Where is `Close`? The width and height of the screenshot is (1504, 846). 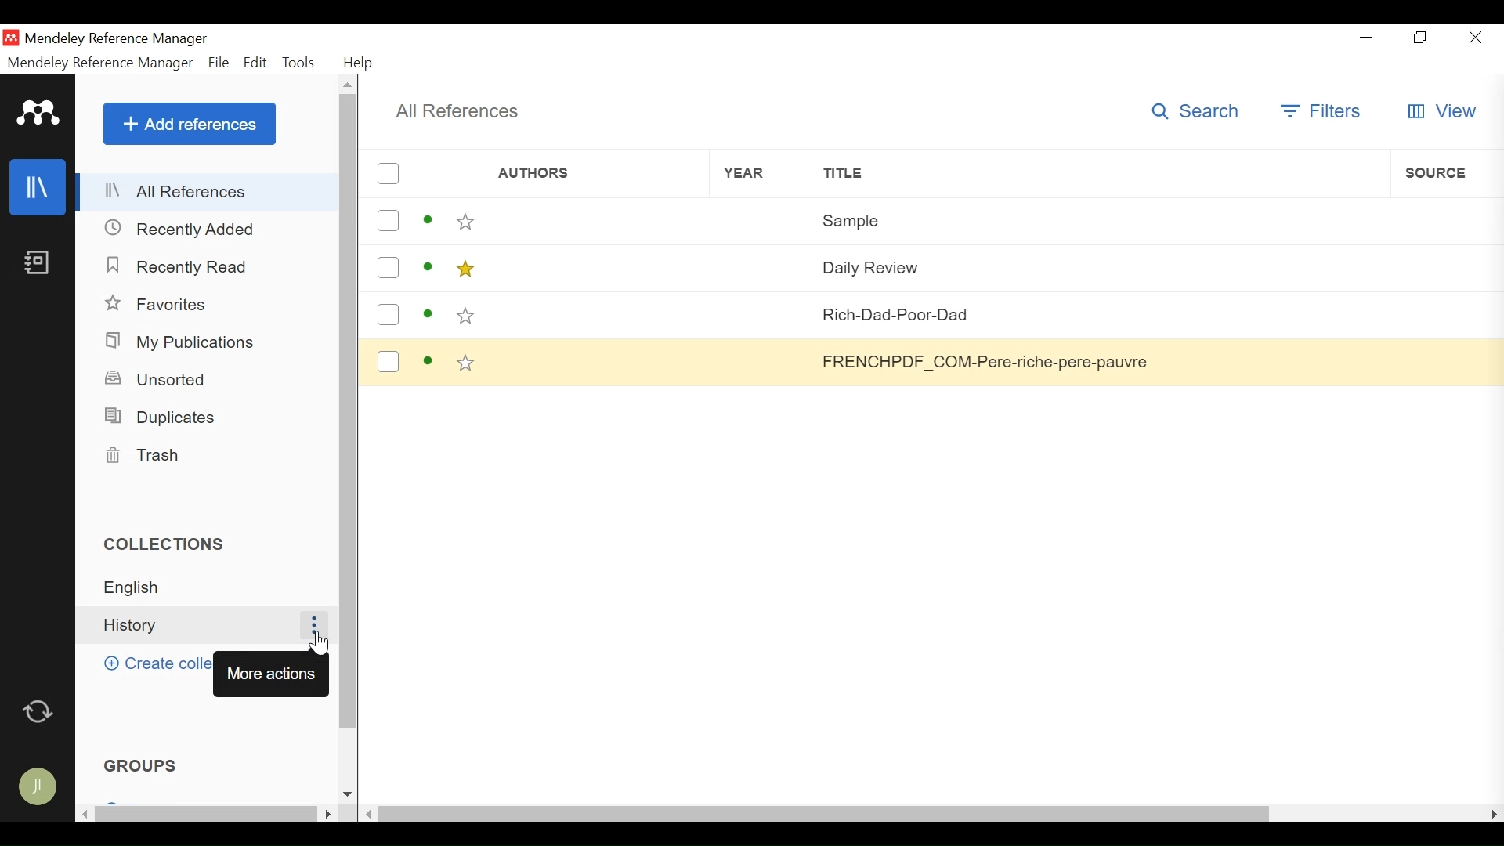
Close is located at coordinates (1473, 38).